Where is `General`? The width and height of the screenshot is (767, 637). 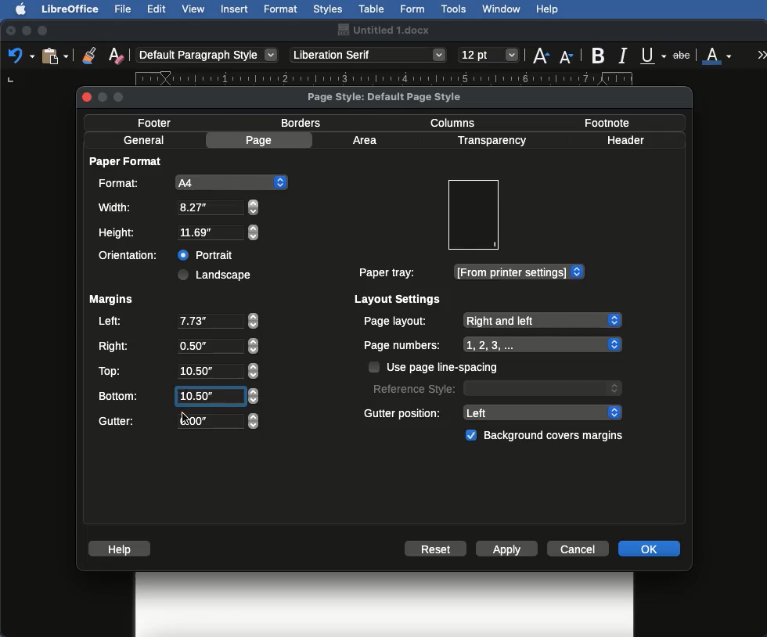
General is located at coordinates (144, 140).